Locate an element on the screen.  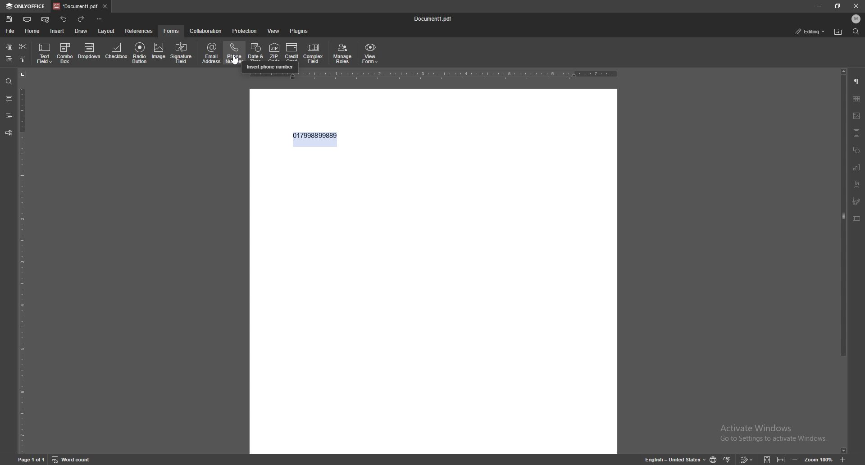
complex is located at coordinates (313, 53).